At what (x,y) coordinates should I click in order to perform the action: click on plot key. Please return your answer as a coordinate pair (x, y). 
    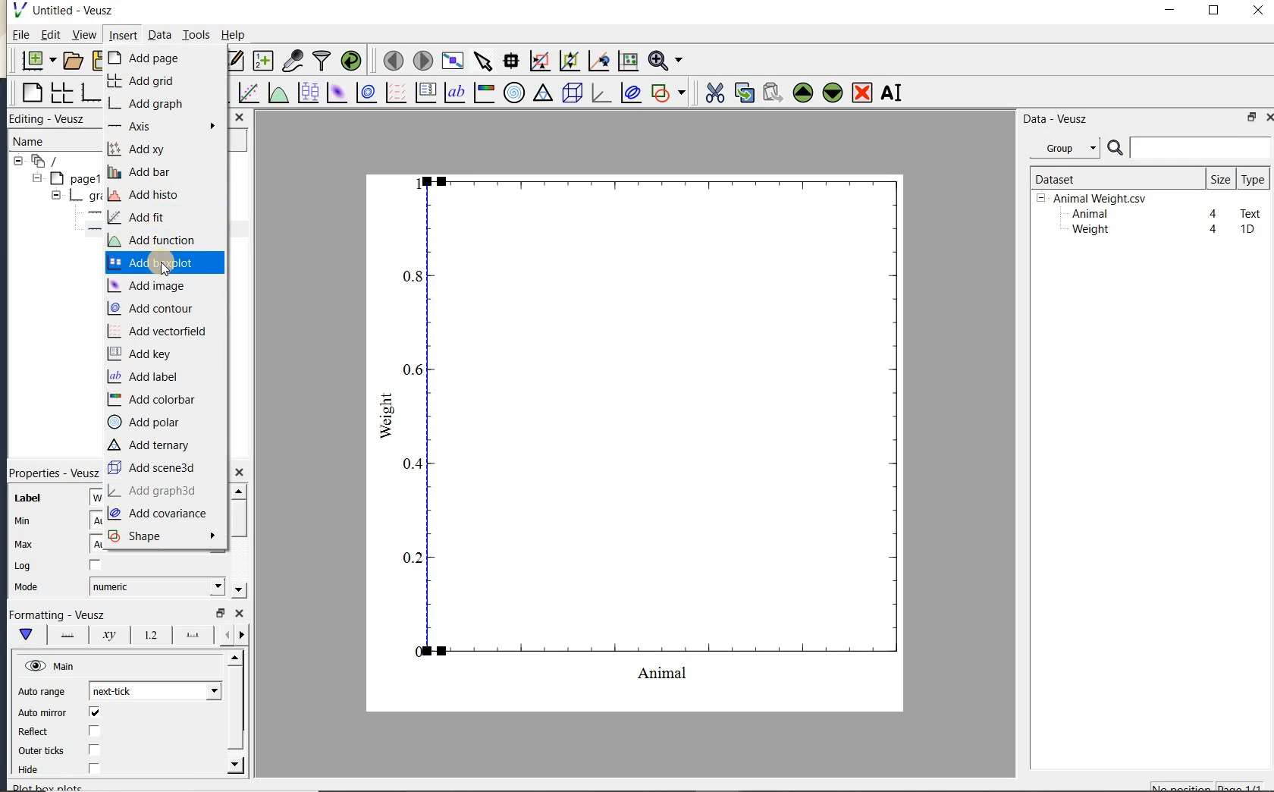
    Looking at the image, I should click on (424, 93).